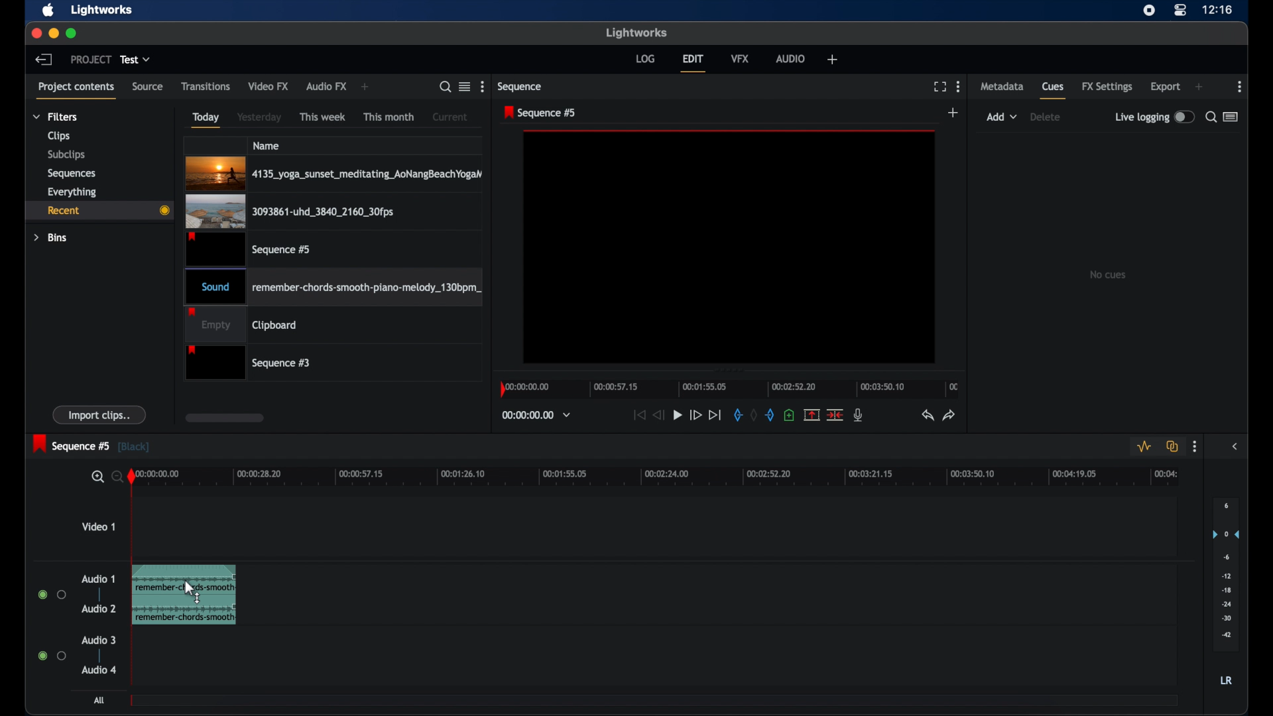 Image resolution: width=1273 pixels, height=716 pixels. What do you see at coordinates (223, 418) in the screenshot?
I see `scroll box` at bounding box center [223, 418].